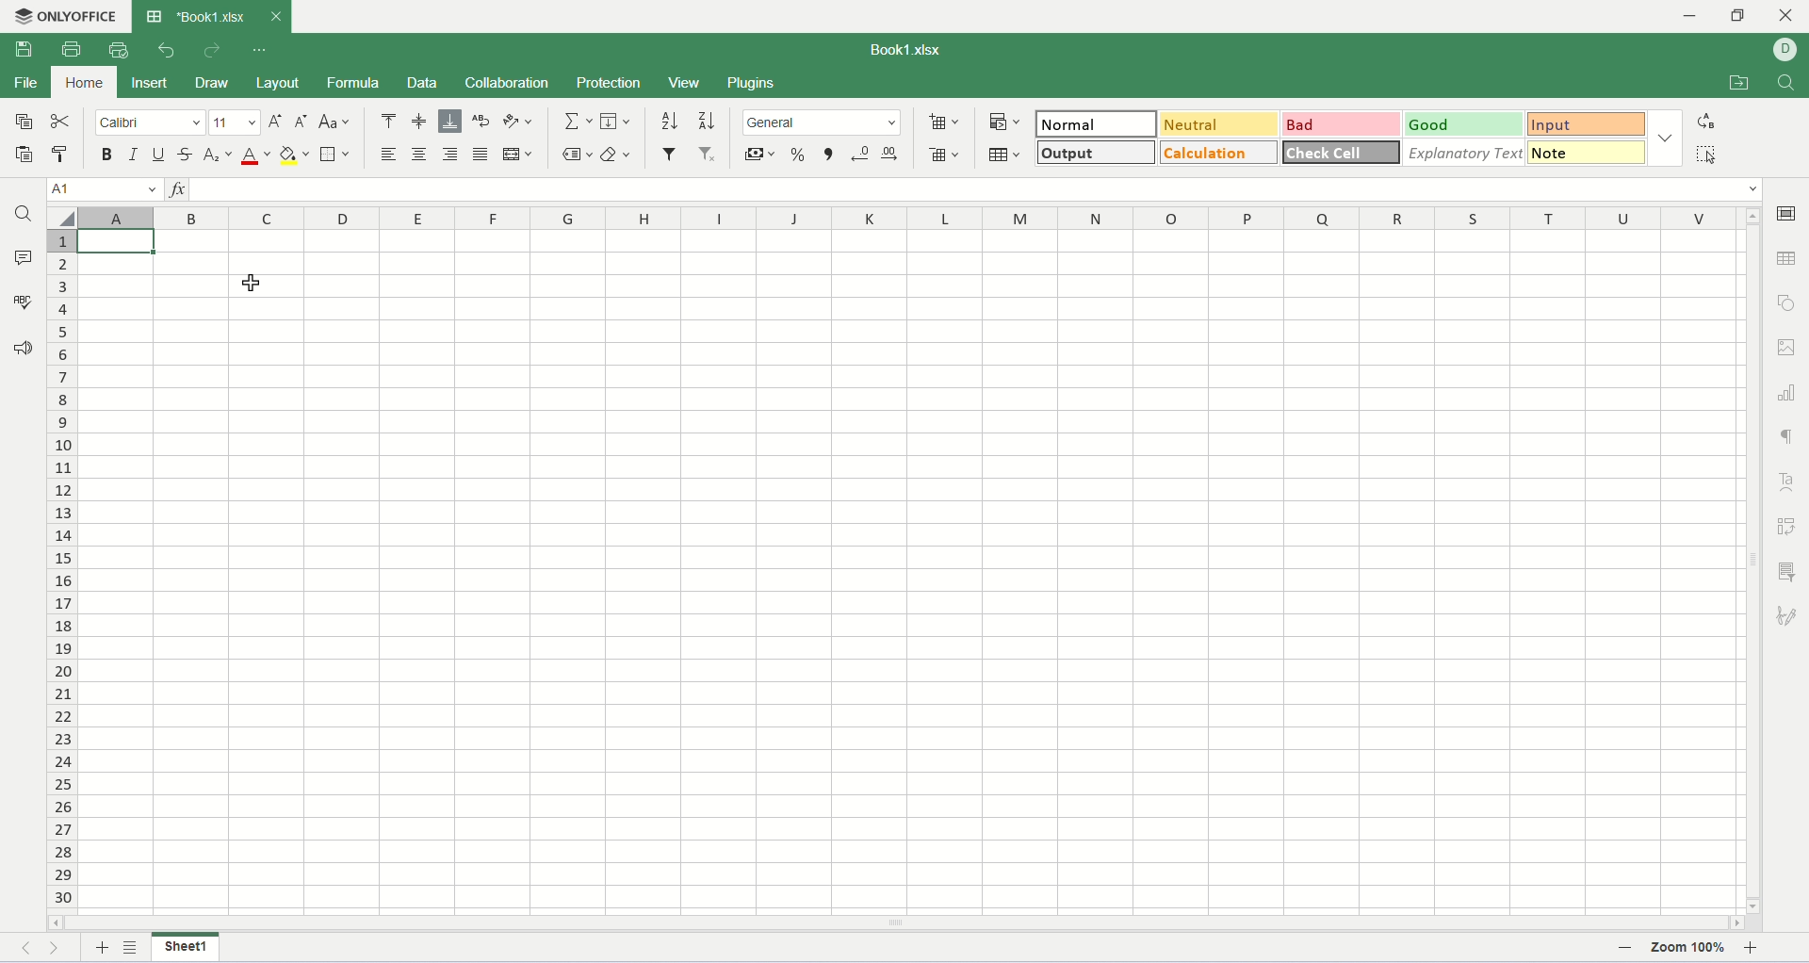  Describe the element at coordinates (336, 121) in the screenshot. I see `change case` at that location.